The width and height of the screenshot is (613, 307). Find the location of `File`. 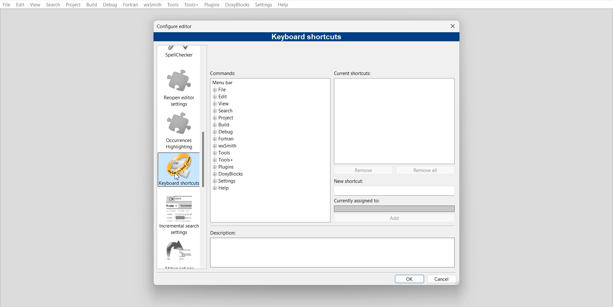

File is located at coordinates (6, 4).